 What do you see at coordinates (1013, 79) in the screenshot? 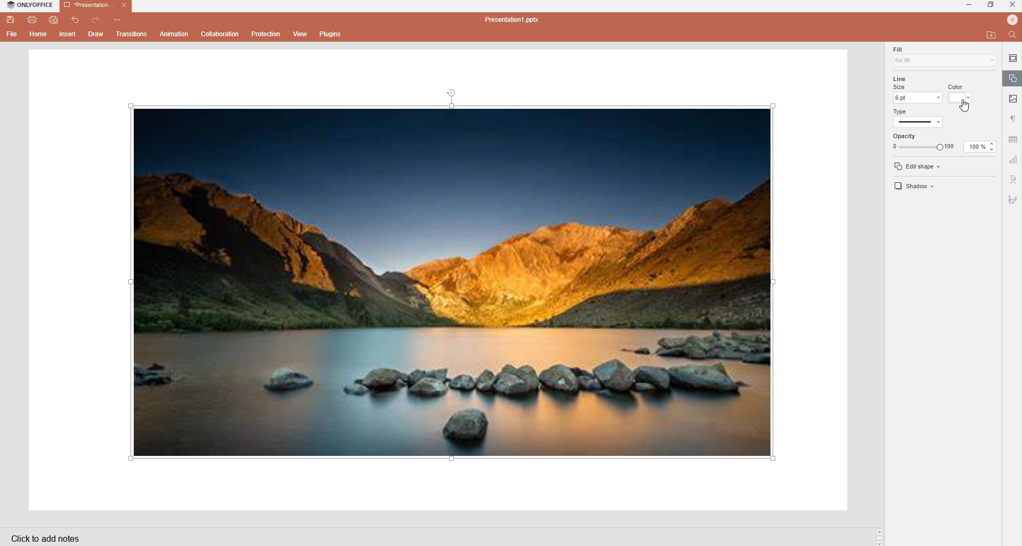
I see `Shape settings` at bounding box center [1013, 79].